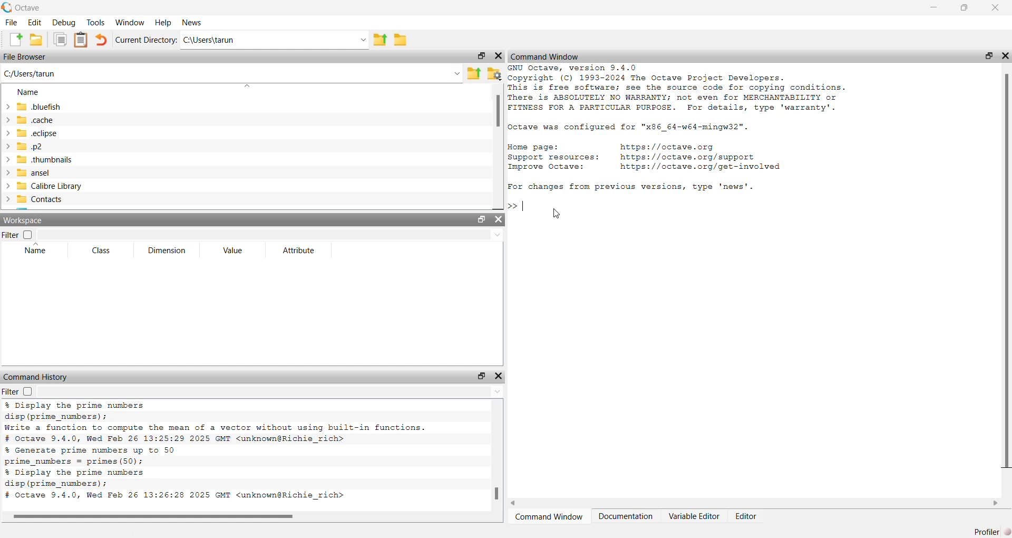 This screenshot has height=538, width=1012. Describe the element at coordinates (28, 92) in the screenshot. I see `Name` at that location.